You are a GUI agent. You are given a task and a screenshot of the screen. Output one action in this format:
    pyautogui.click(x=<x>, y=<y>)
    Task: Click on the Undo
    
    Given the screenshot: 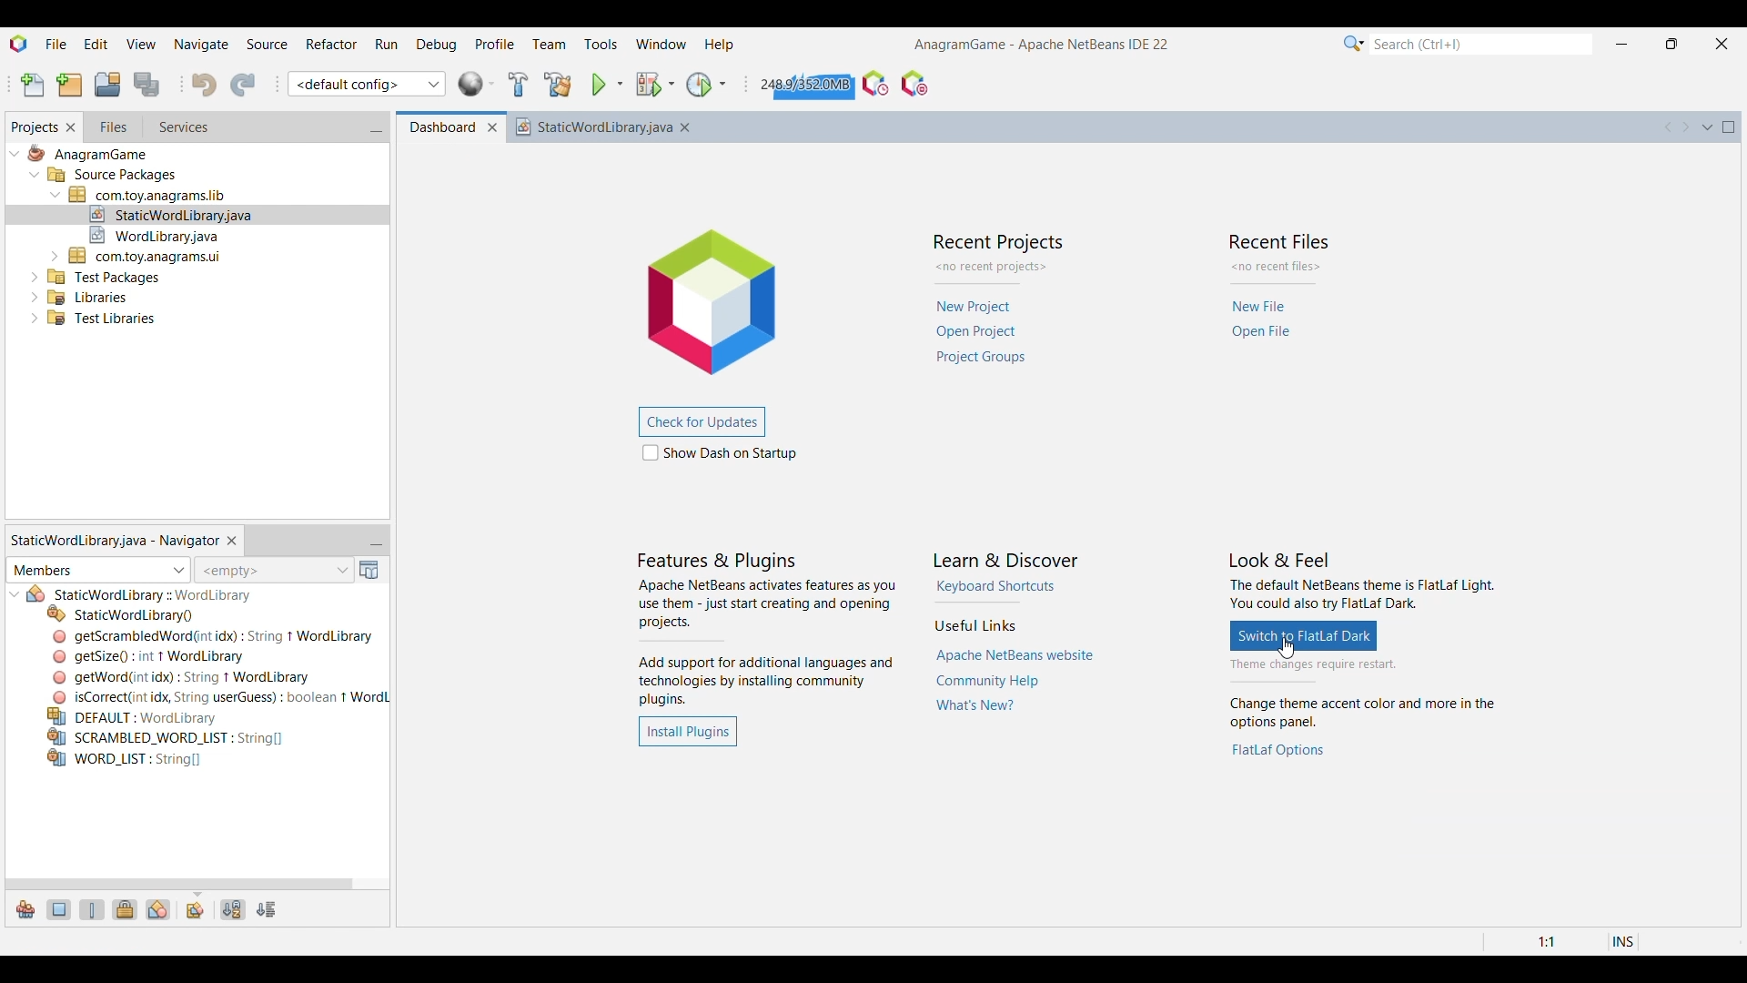 What is the action you would take?
    pyautogui.click(x=204, y=85)
    